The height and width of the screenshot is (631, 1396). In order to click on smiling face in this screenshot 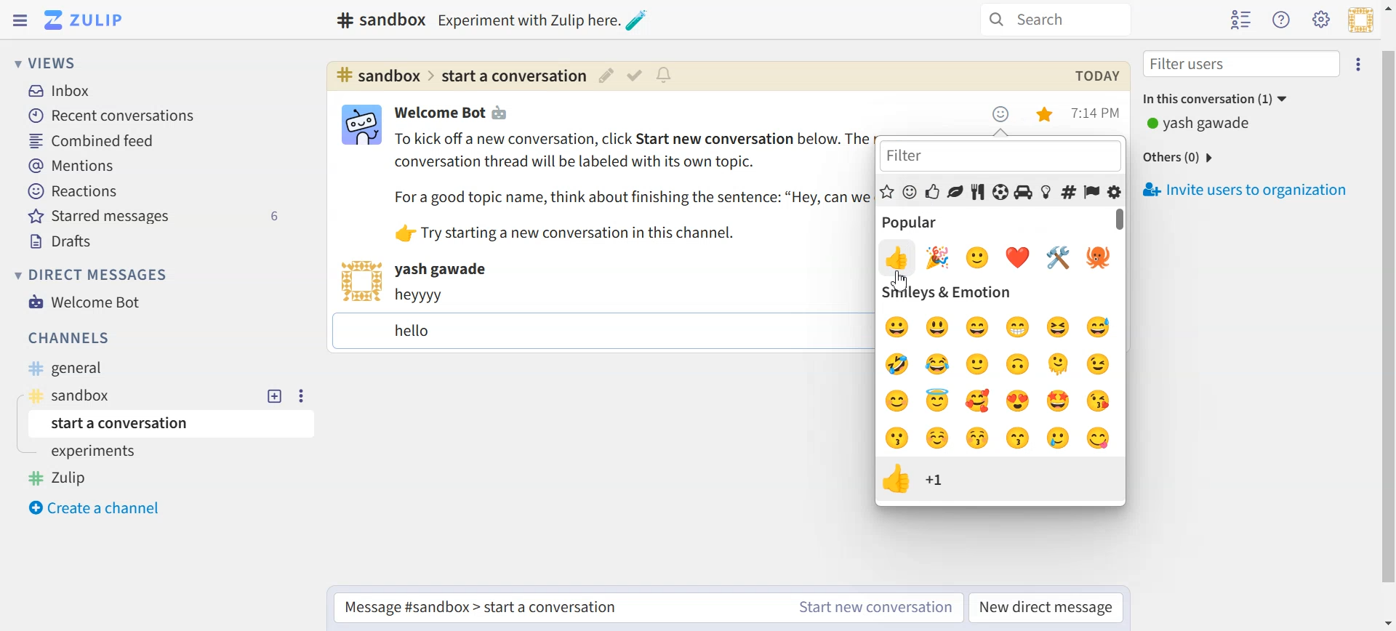, I will do `click(934, 441)`.